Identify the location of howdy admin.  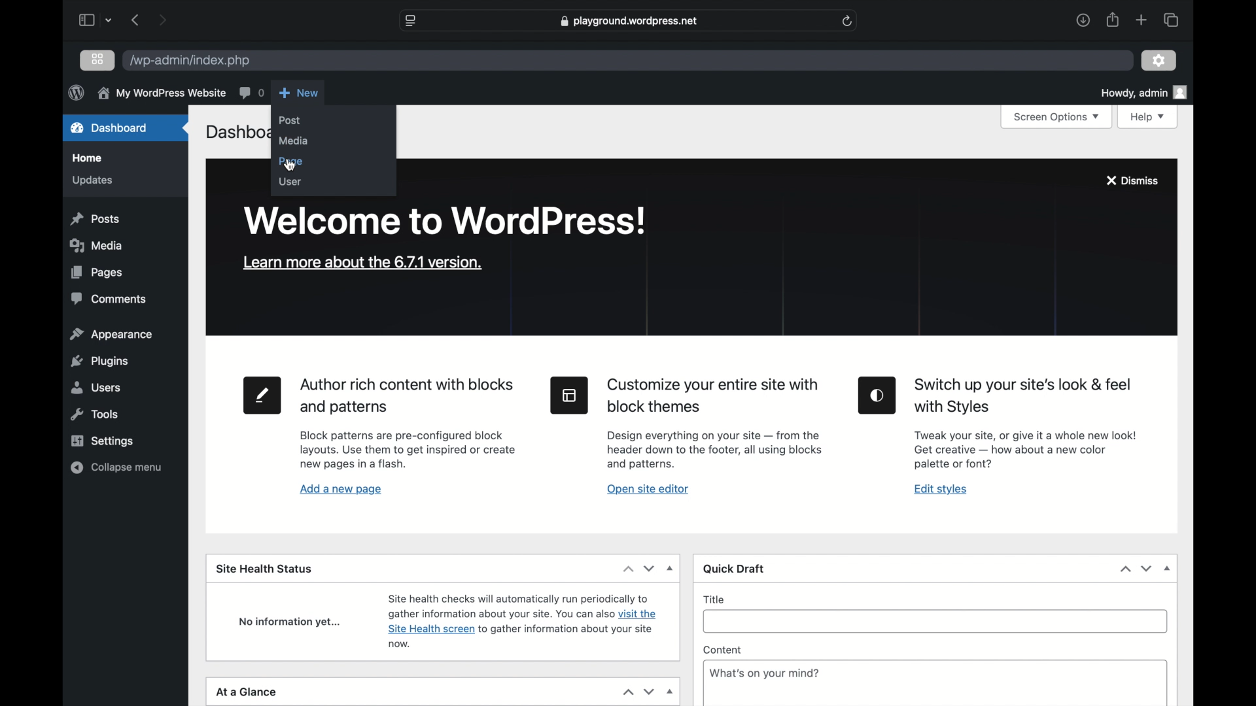
(1146, 92).